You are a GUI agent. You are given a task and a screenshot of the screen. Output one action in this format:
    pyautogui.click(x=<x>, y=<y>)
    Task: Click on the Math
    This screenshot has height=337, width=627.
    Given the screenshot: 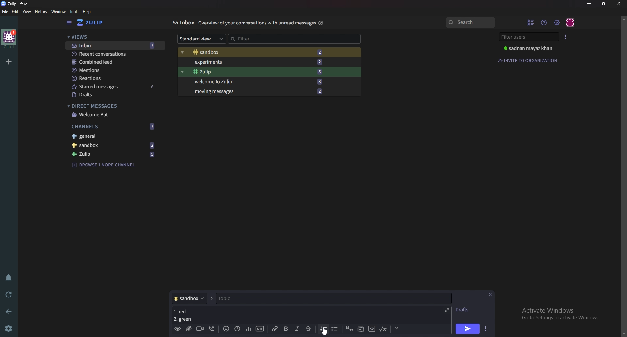 What is the action you would take?
    pyautogui.click(x=384, y=329)
    